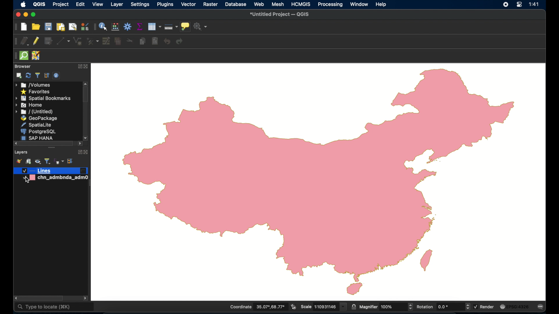 This screenshot has width=559, height=314. I want to click on filter bowser, so click(37, 75).